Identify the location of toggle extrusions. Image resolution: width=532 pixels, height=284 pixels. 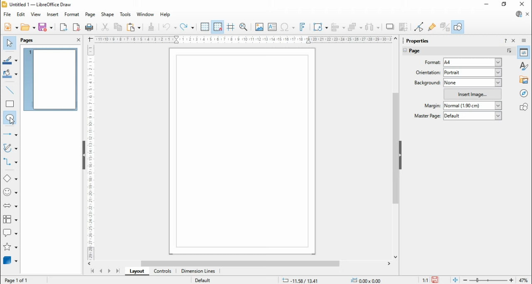
(445, 27).